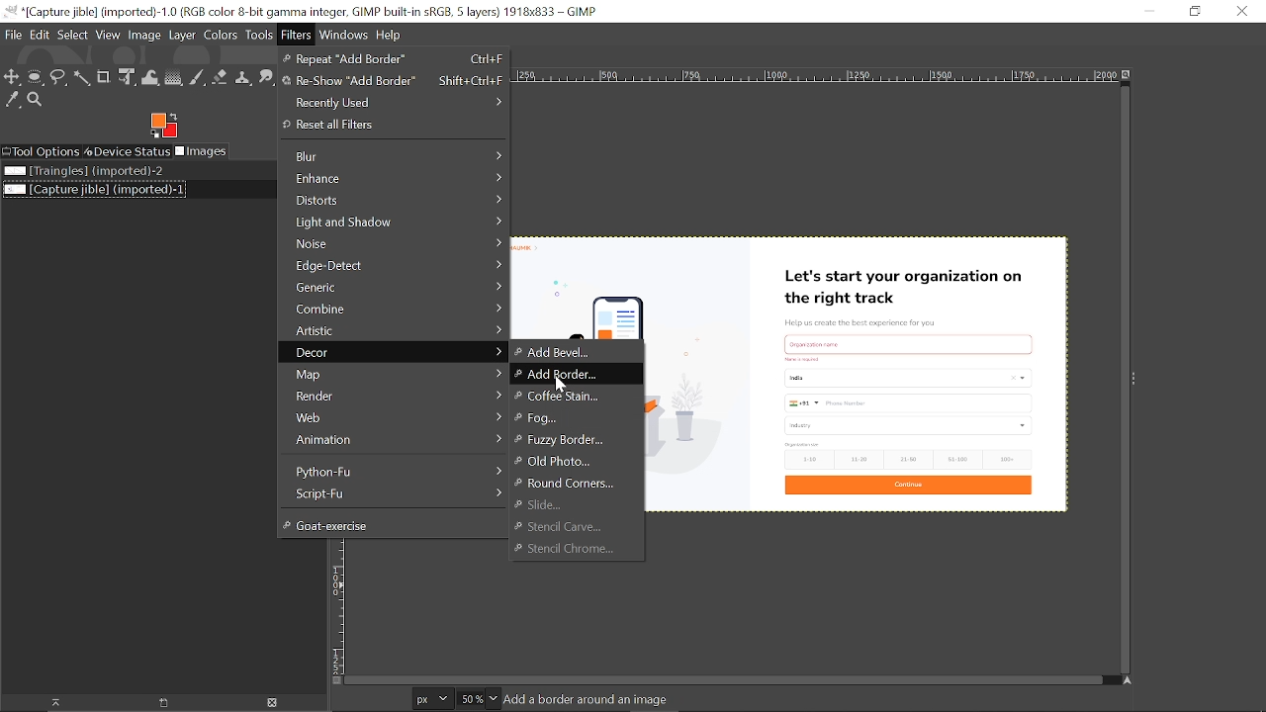  Describe the element at coordinates (494, 700) in the screenshot. I see `Zoom options` at that location.